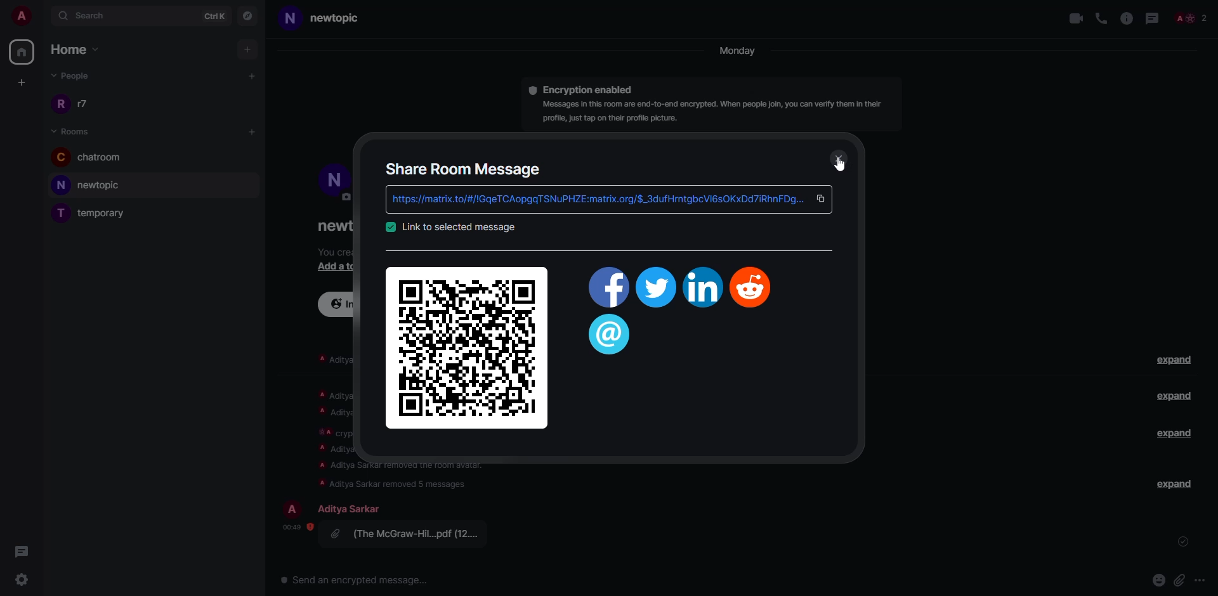  Describe the element at coordinates (465, 168) in the screenshot. I see `share message` at that location.